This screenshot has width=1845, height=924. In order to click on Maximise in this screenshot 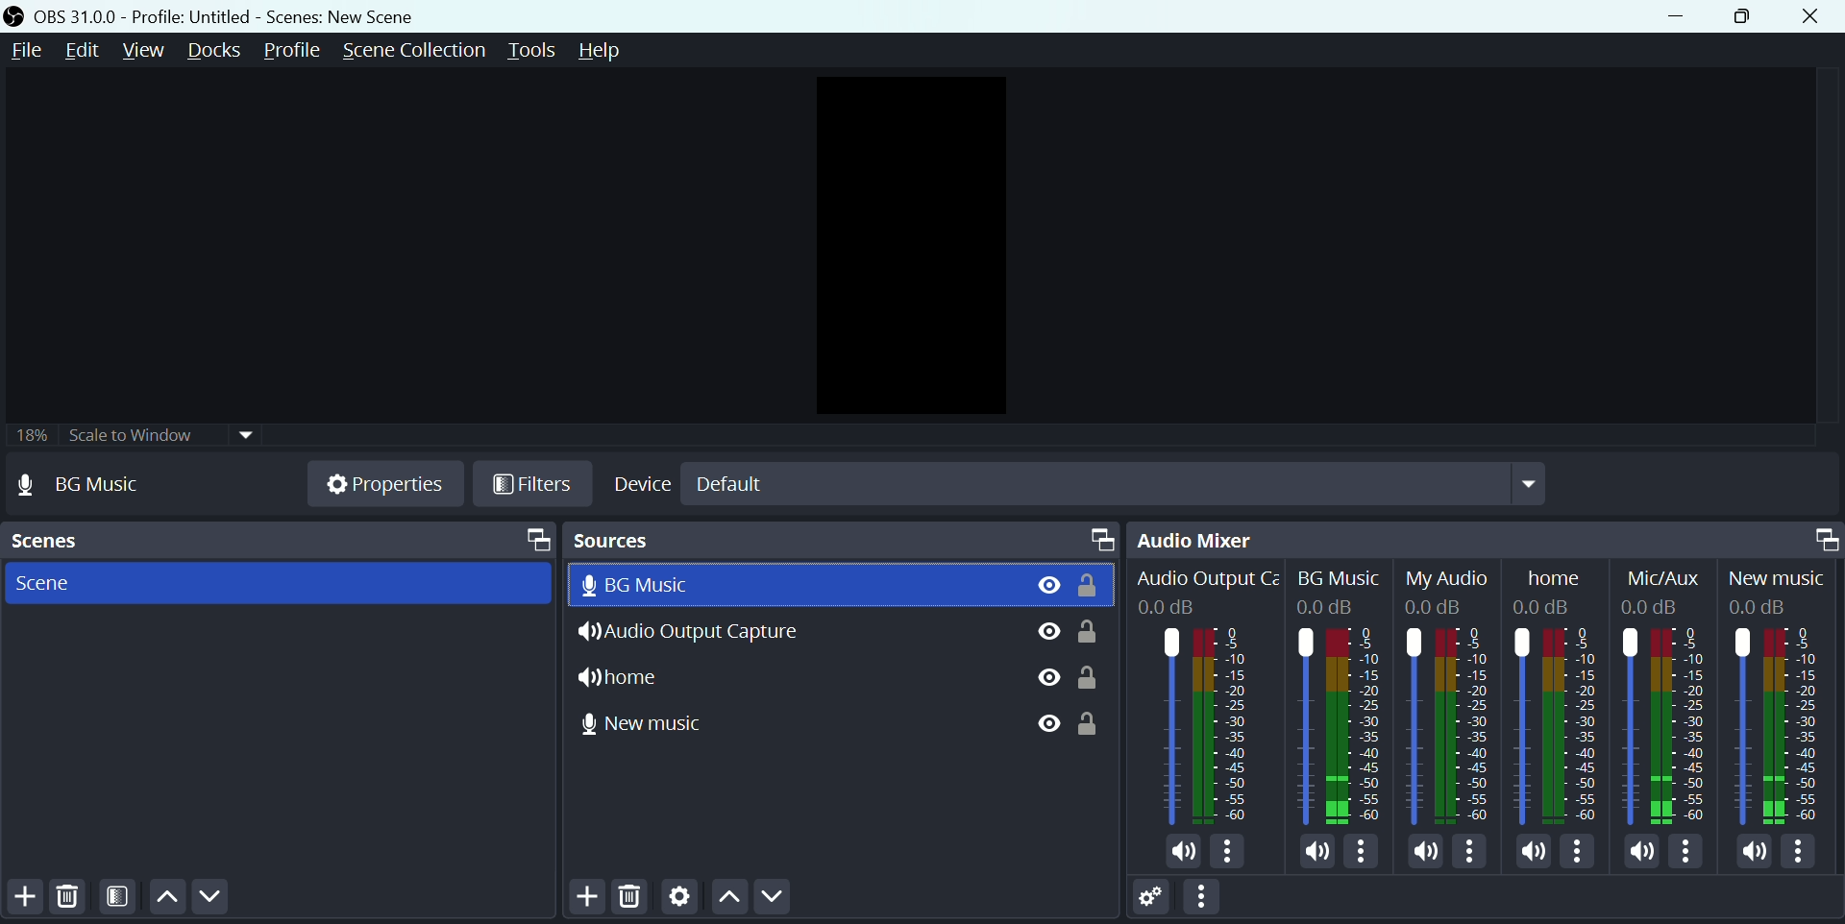, I will do `click(1745, 16)`.